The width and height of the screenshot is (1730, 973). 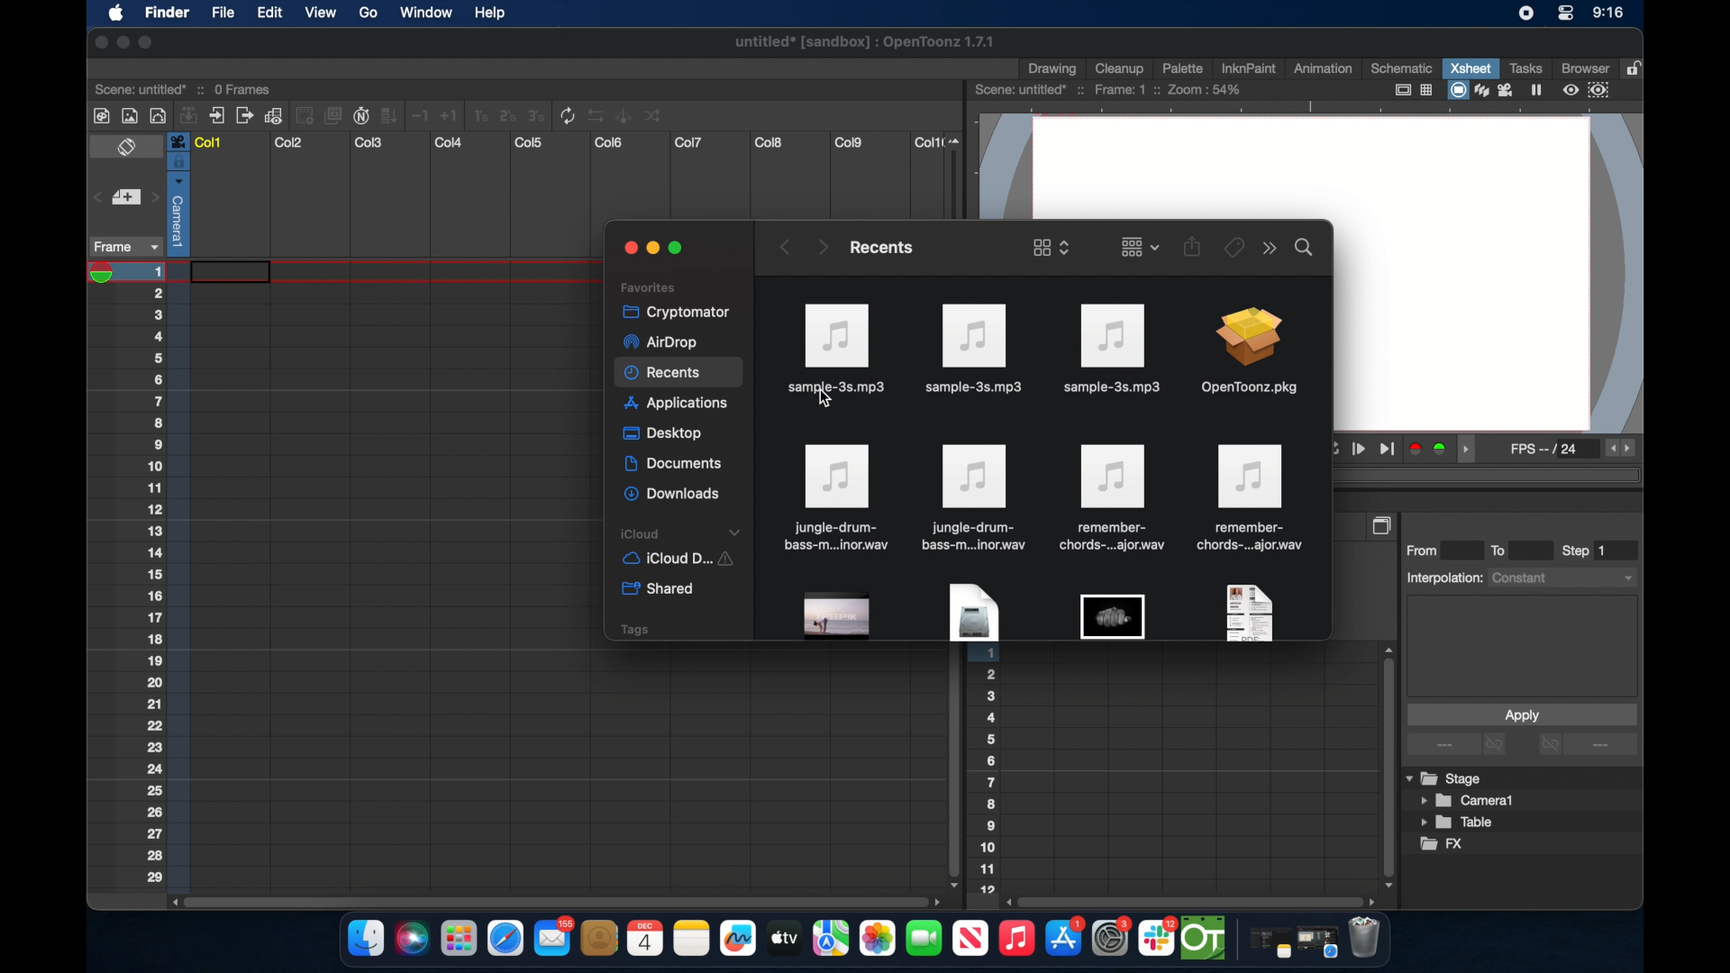 What do you see at coordinates (970, 939) in the screenshot?
I see `apple tv` at bounding box center [970, 939].